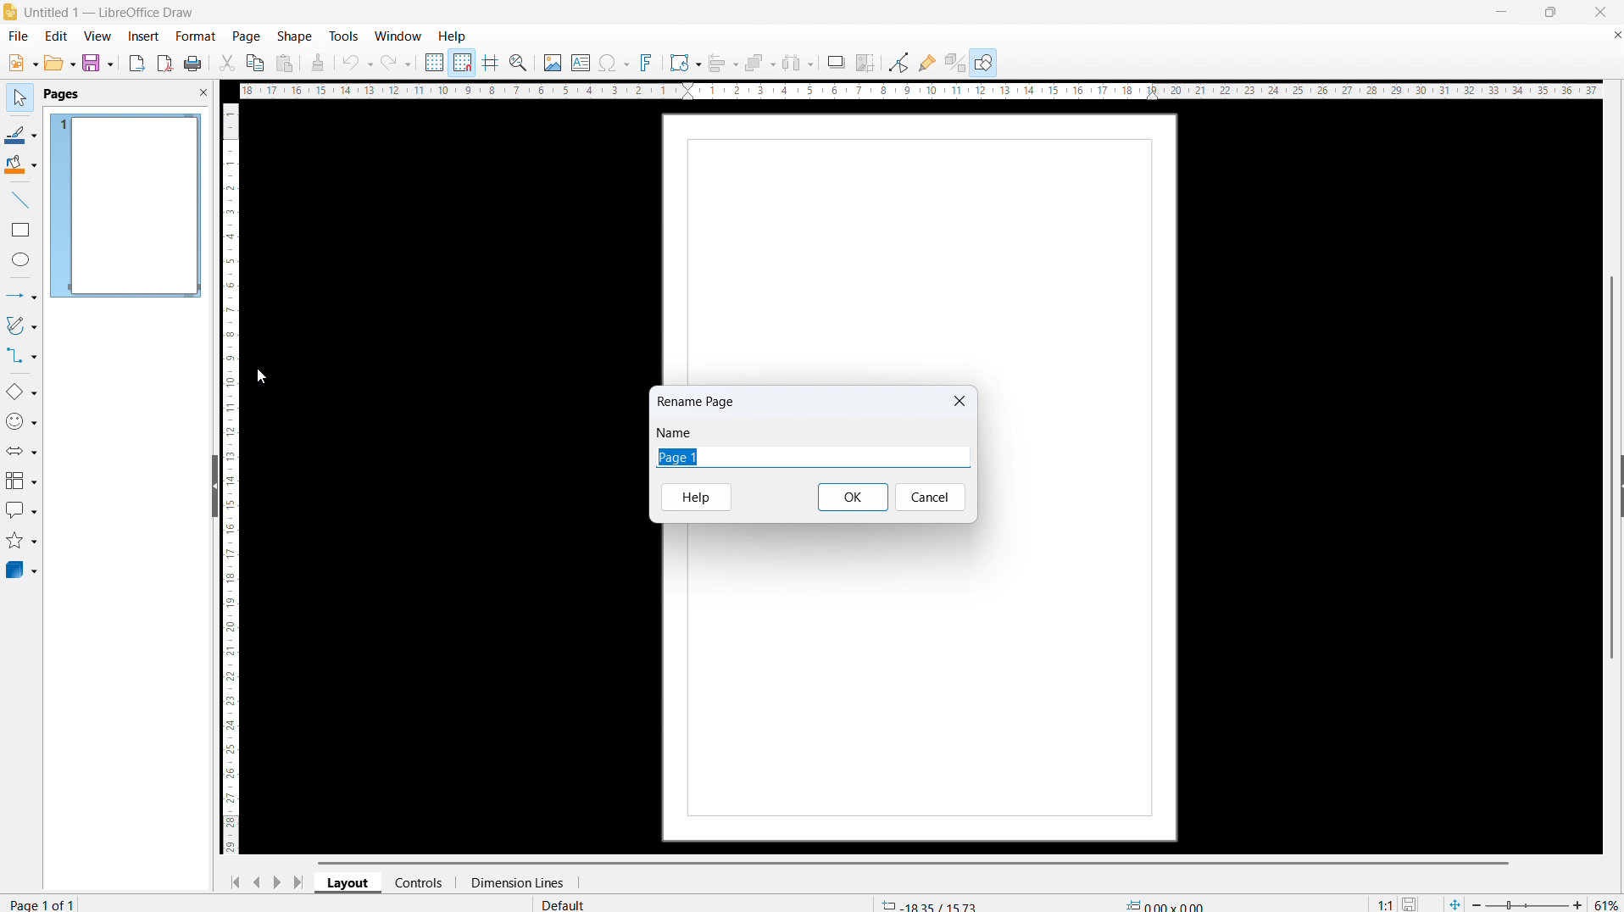  Describe the element at coordinates (21, 297) in the screenshot. I see `lines and arrows` at that location.